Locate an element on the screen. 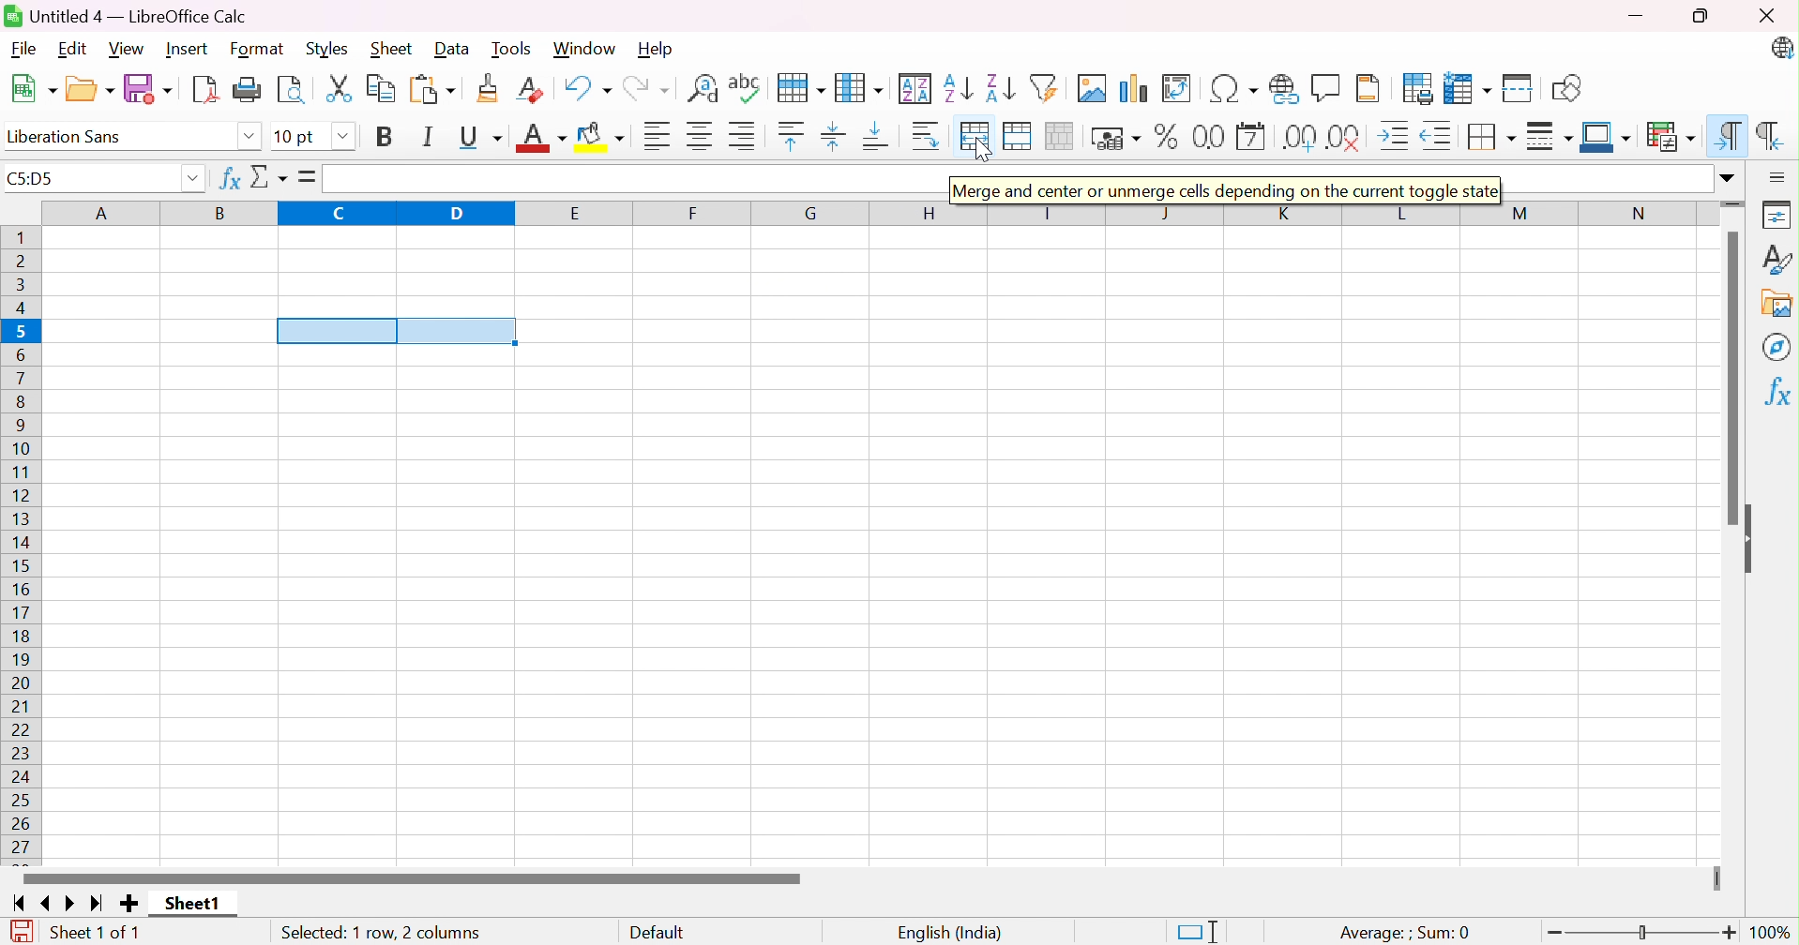 The image size is (1799, 945). Properties is located at coordinates (1777, 214).